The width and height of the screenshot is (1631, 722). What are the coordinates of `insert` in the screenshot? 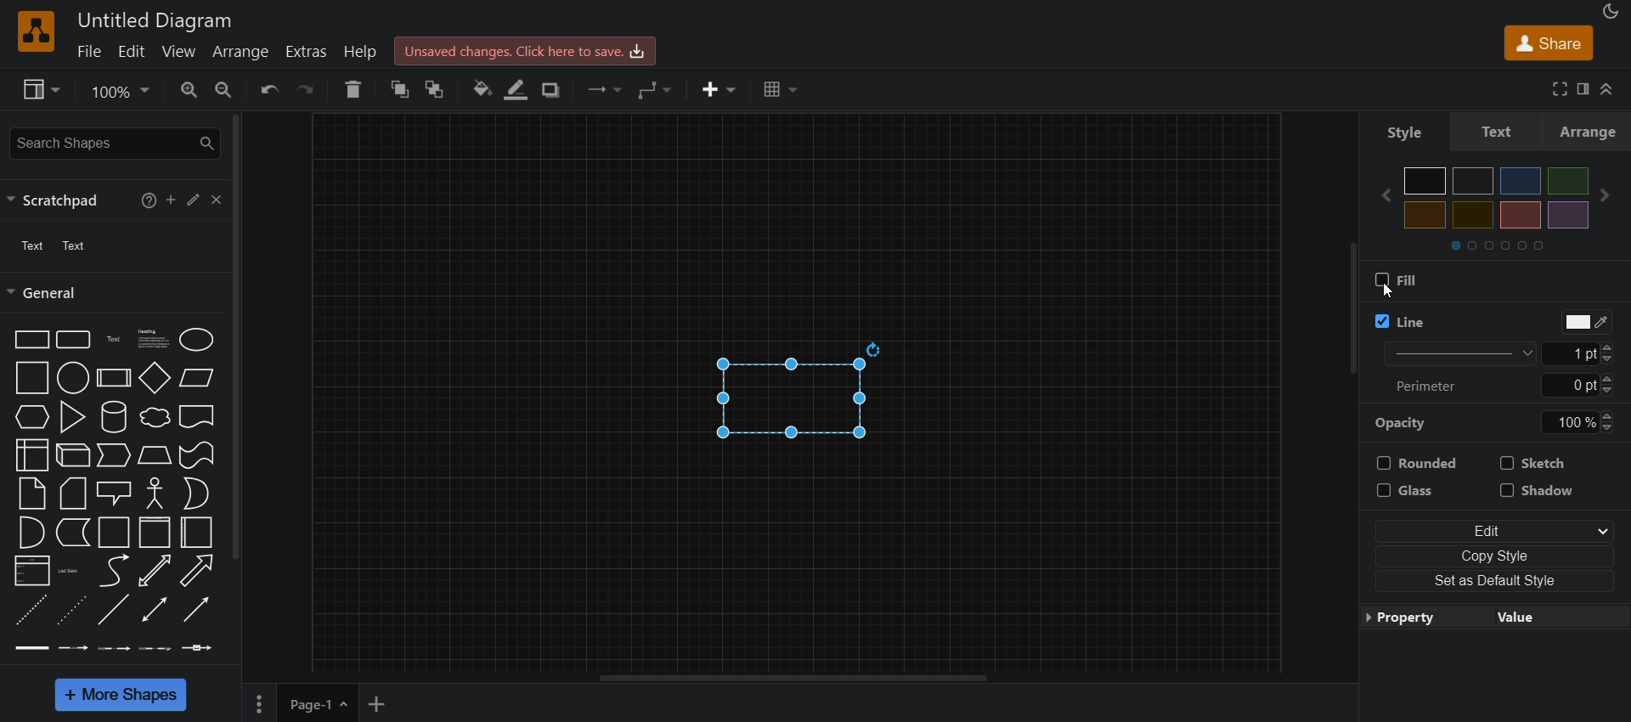 It's located at (717, 91).